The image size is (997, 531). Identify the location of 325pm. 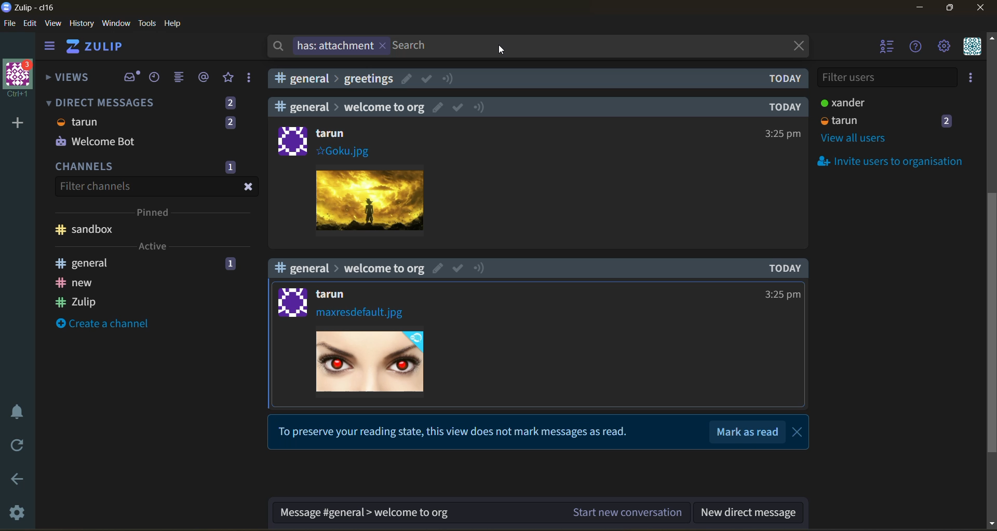
(784, 133).